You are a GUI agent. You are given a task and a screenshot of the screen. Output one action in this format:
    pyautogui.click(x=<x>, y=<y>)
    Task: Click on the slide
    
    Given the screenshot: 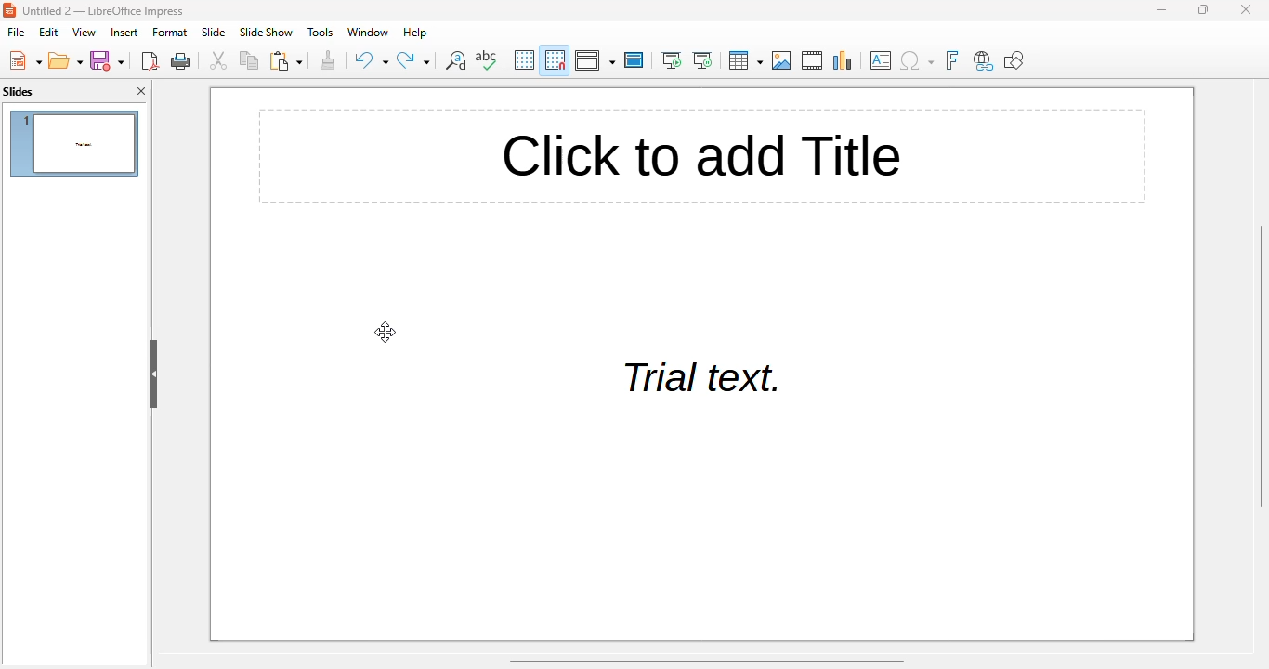 What is the action you would take?
    pyautogui.click(x=214, y=32)
    